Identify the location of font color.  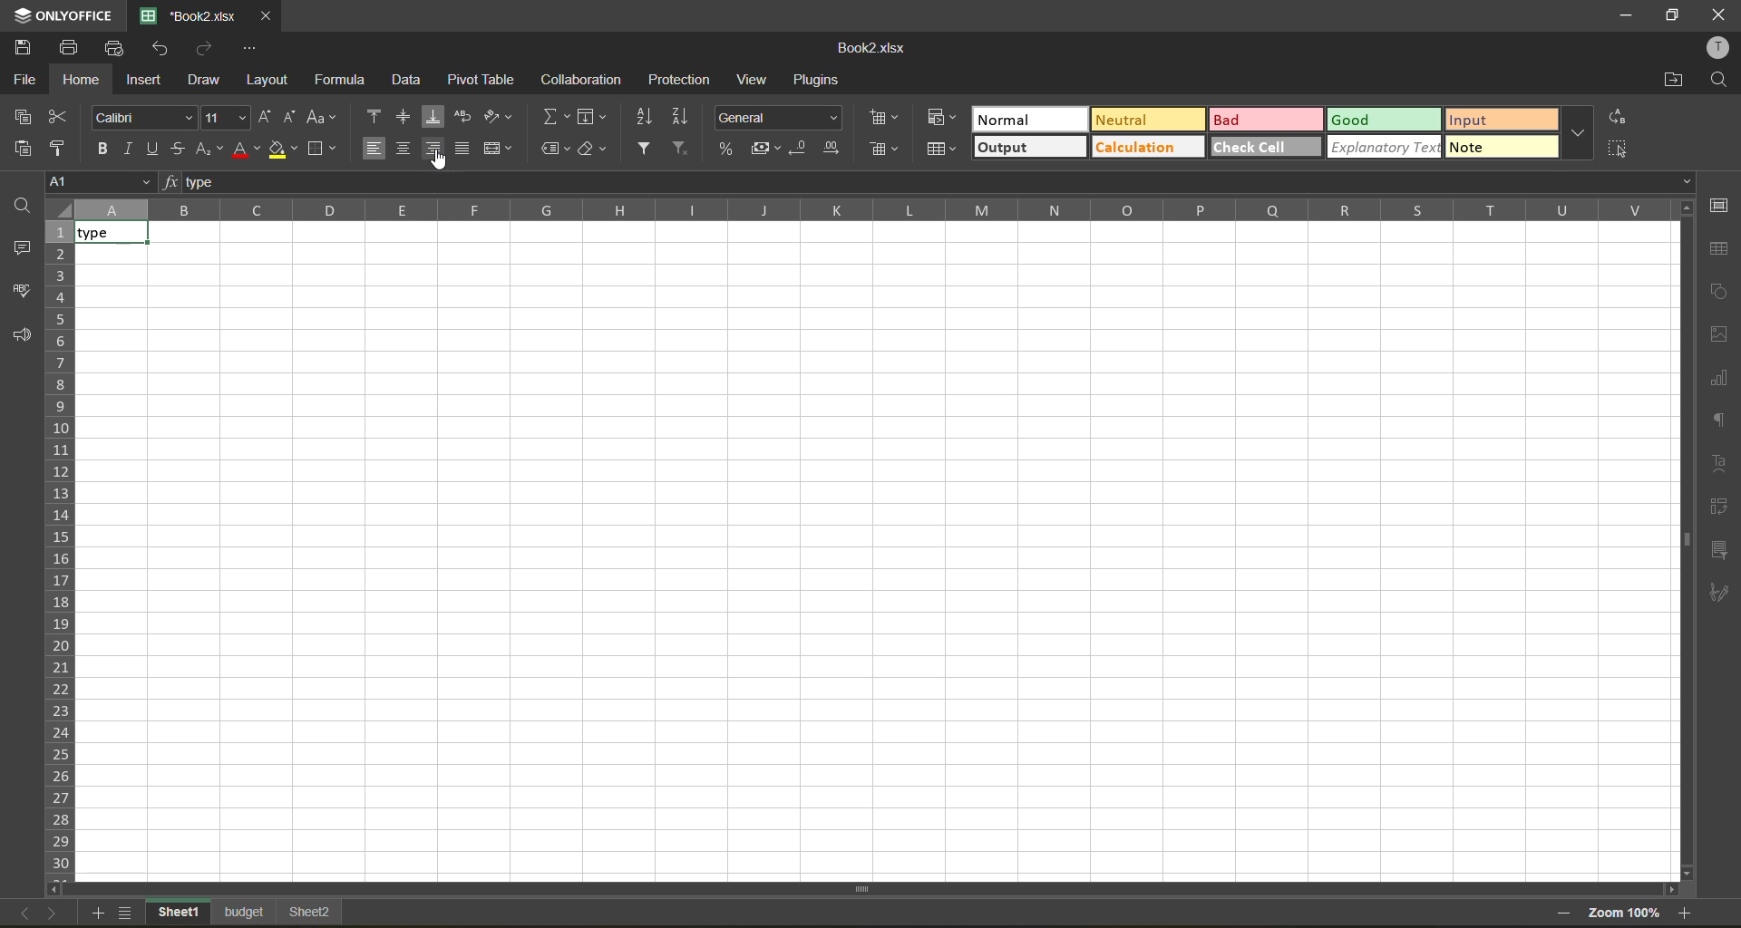
(246, 147).